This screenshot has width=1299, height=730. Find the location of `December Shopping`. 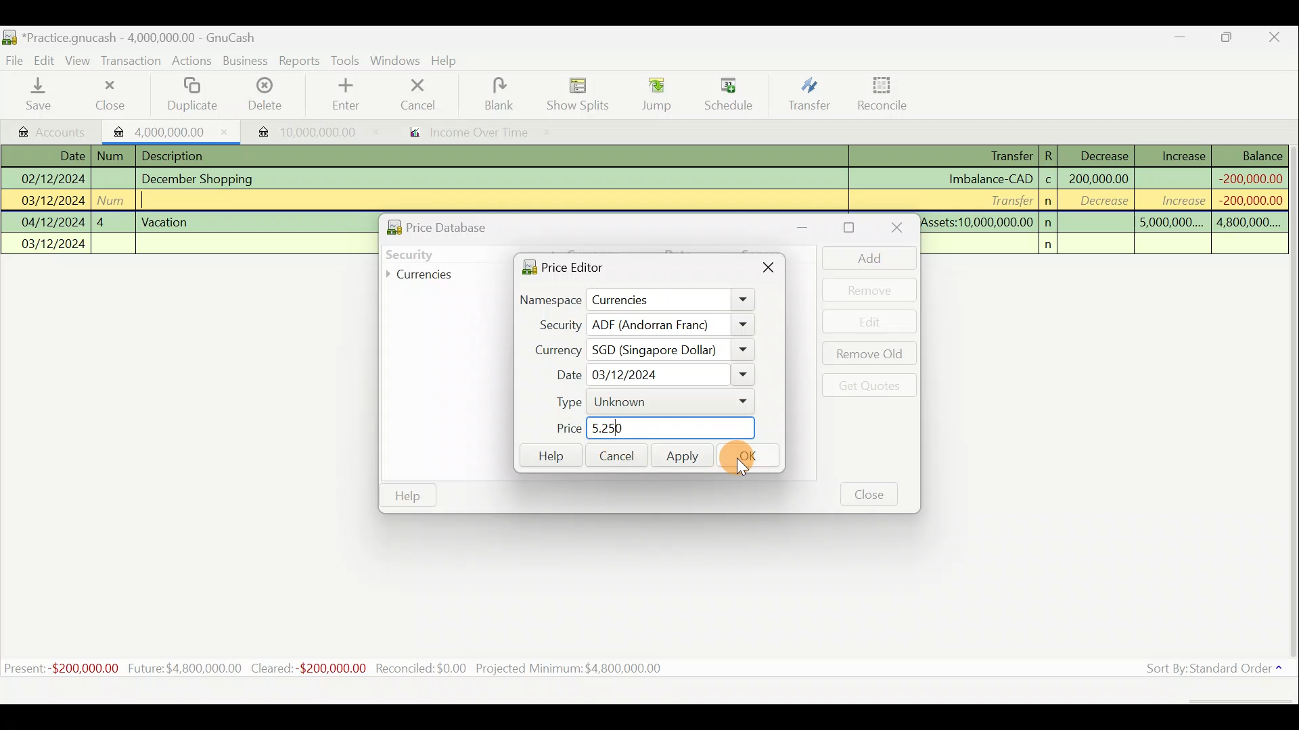

December Shopping is located at coordinates (204, 179).